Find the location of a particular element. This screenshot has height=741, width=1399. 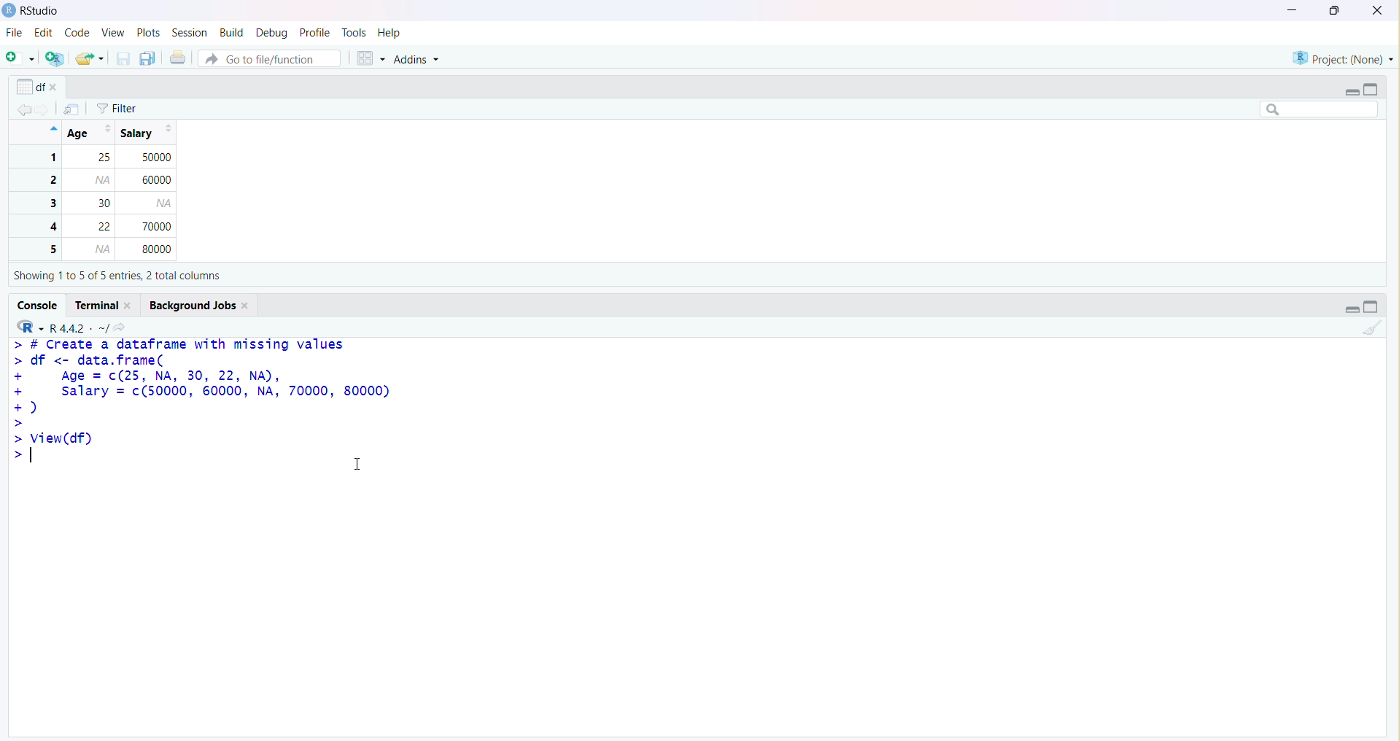

Maximize/Restore is located at coordinates (1372, 306).